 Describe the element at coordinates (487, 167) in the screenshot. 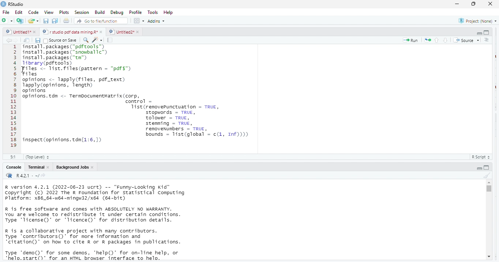

I see `hide console` at that location.